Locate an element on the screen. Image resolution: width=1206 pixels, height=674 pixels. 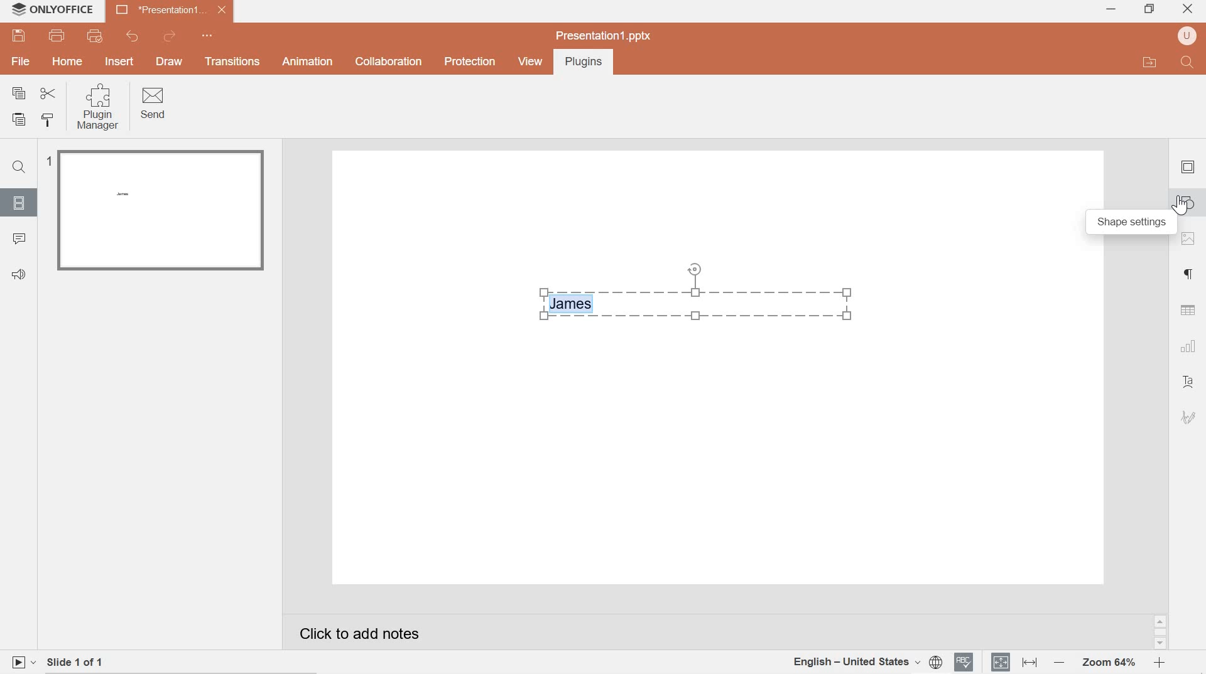
cut is located at coordinates (48, 93).